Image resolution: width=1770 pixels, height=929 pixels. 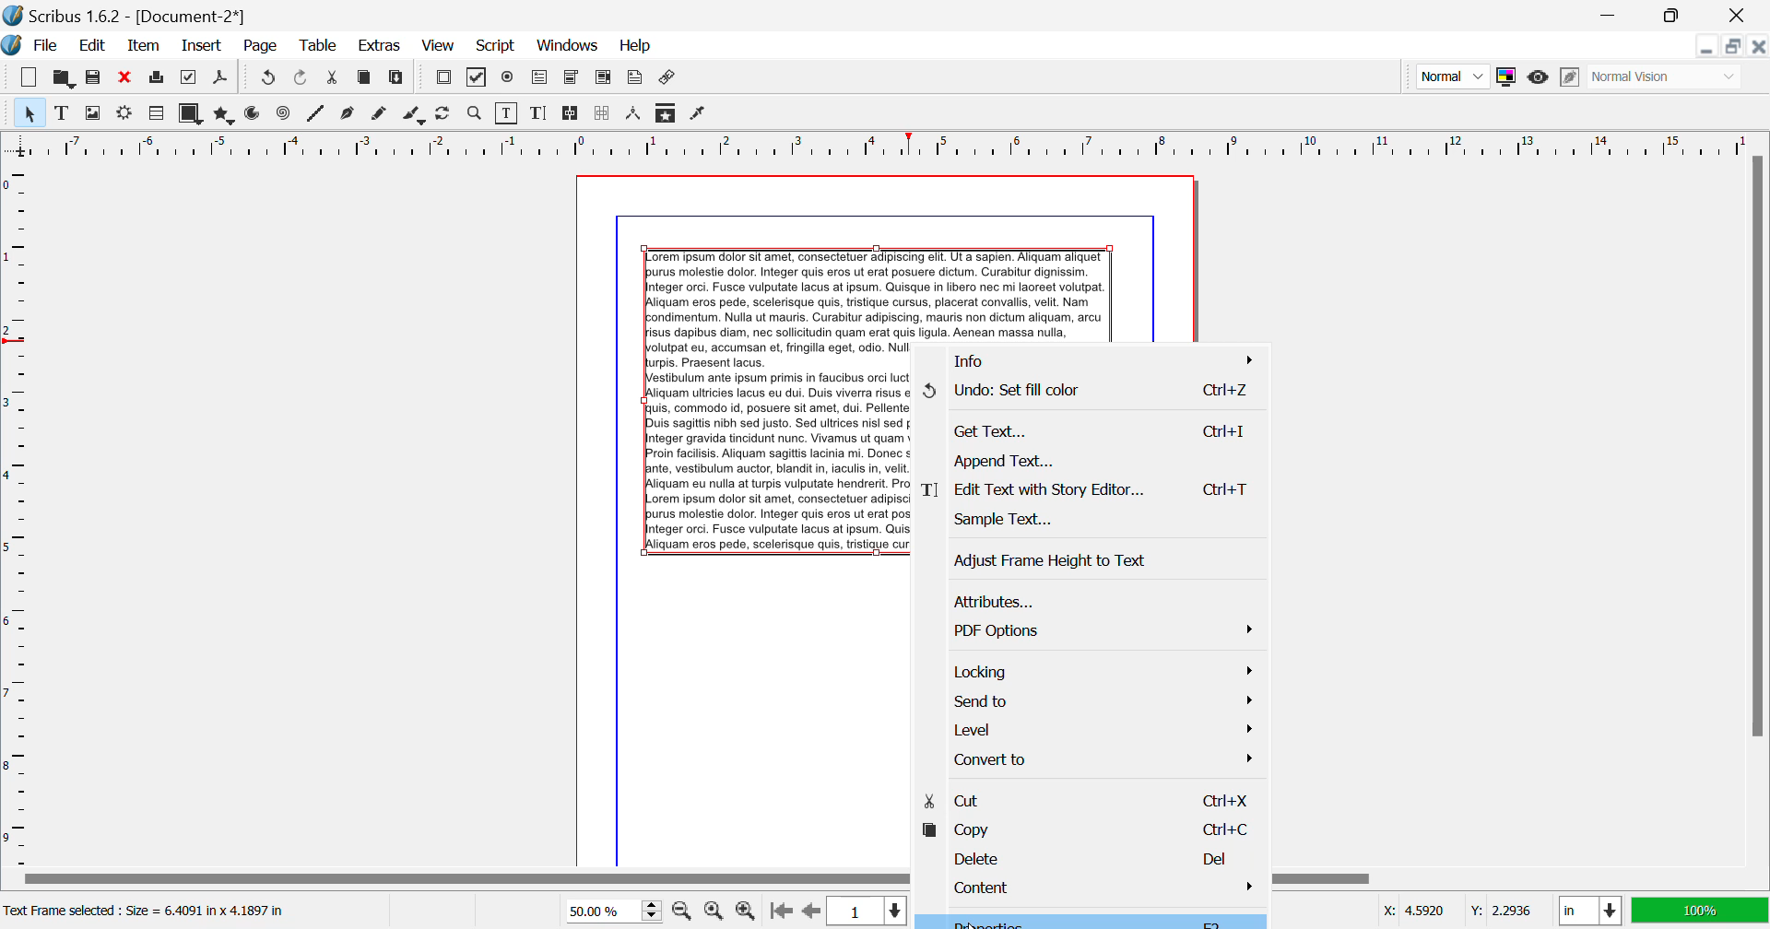 I want to click on File, so click(x=33, y=46).